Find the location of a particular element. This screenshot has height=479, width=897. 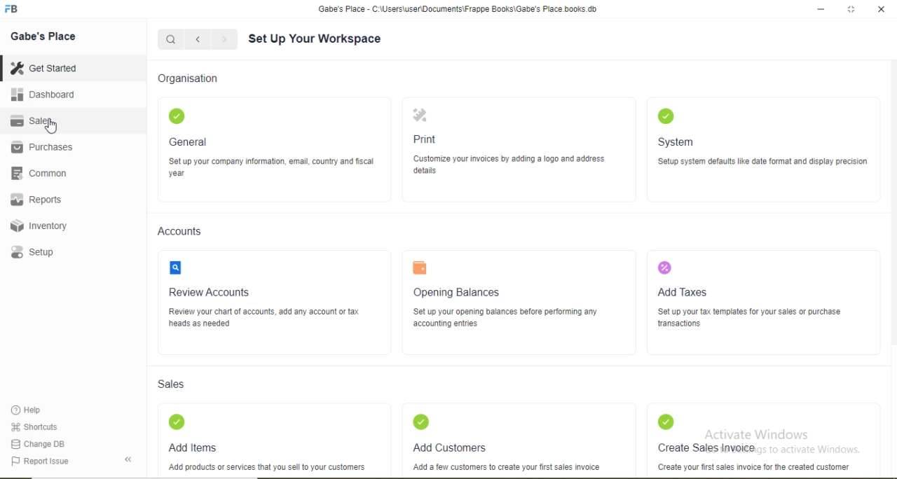

close is located at coordinates (885, 9).